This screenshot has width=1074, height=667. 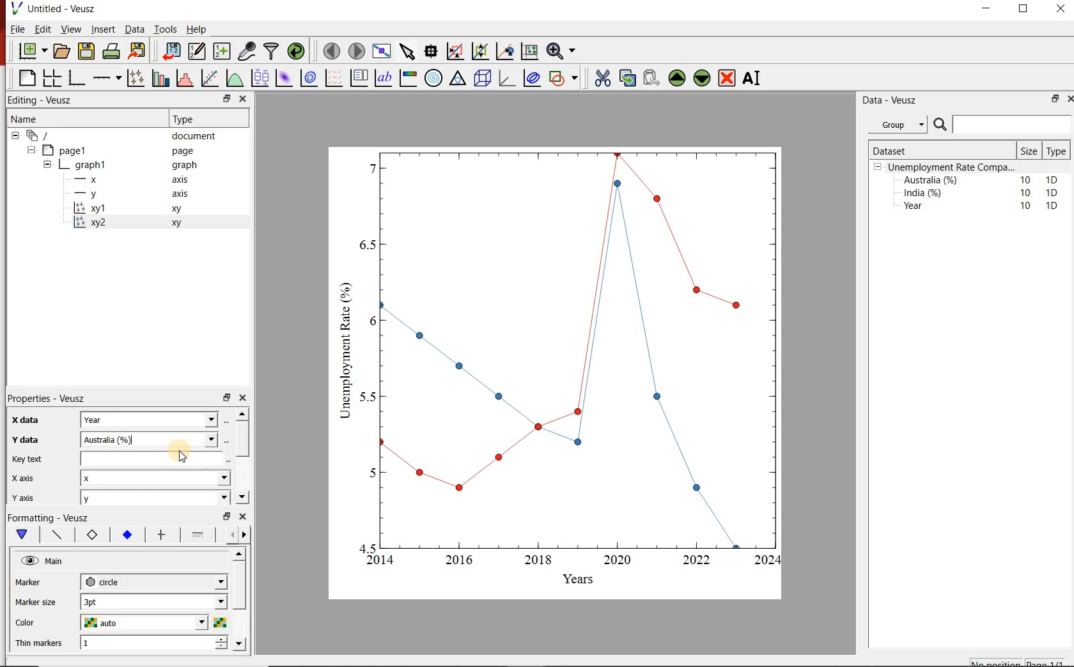 I want to click on add a shapes, so click(x=563, y=78).